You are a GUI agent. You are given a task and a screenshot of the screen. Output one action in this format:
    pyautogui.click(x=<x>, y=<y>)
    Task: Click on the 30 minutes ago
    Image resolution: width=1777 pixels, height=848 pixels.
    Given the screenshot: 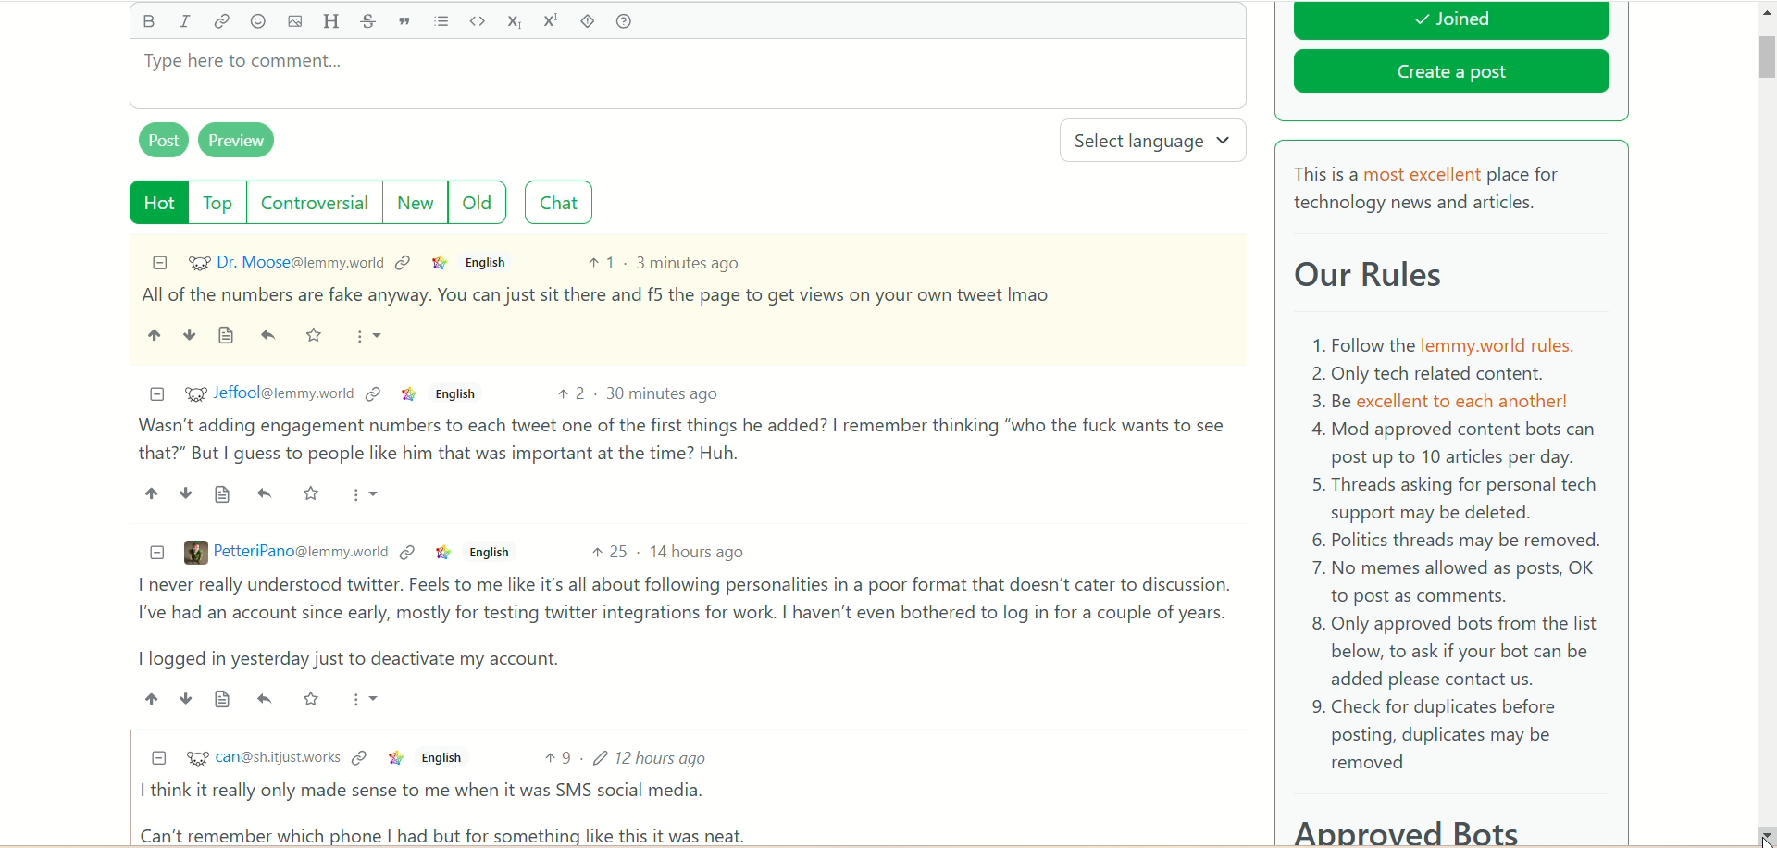 What is the action you would take?
    pyautogui.click(x=664, y=393)
    